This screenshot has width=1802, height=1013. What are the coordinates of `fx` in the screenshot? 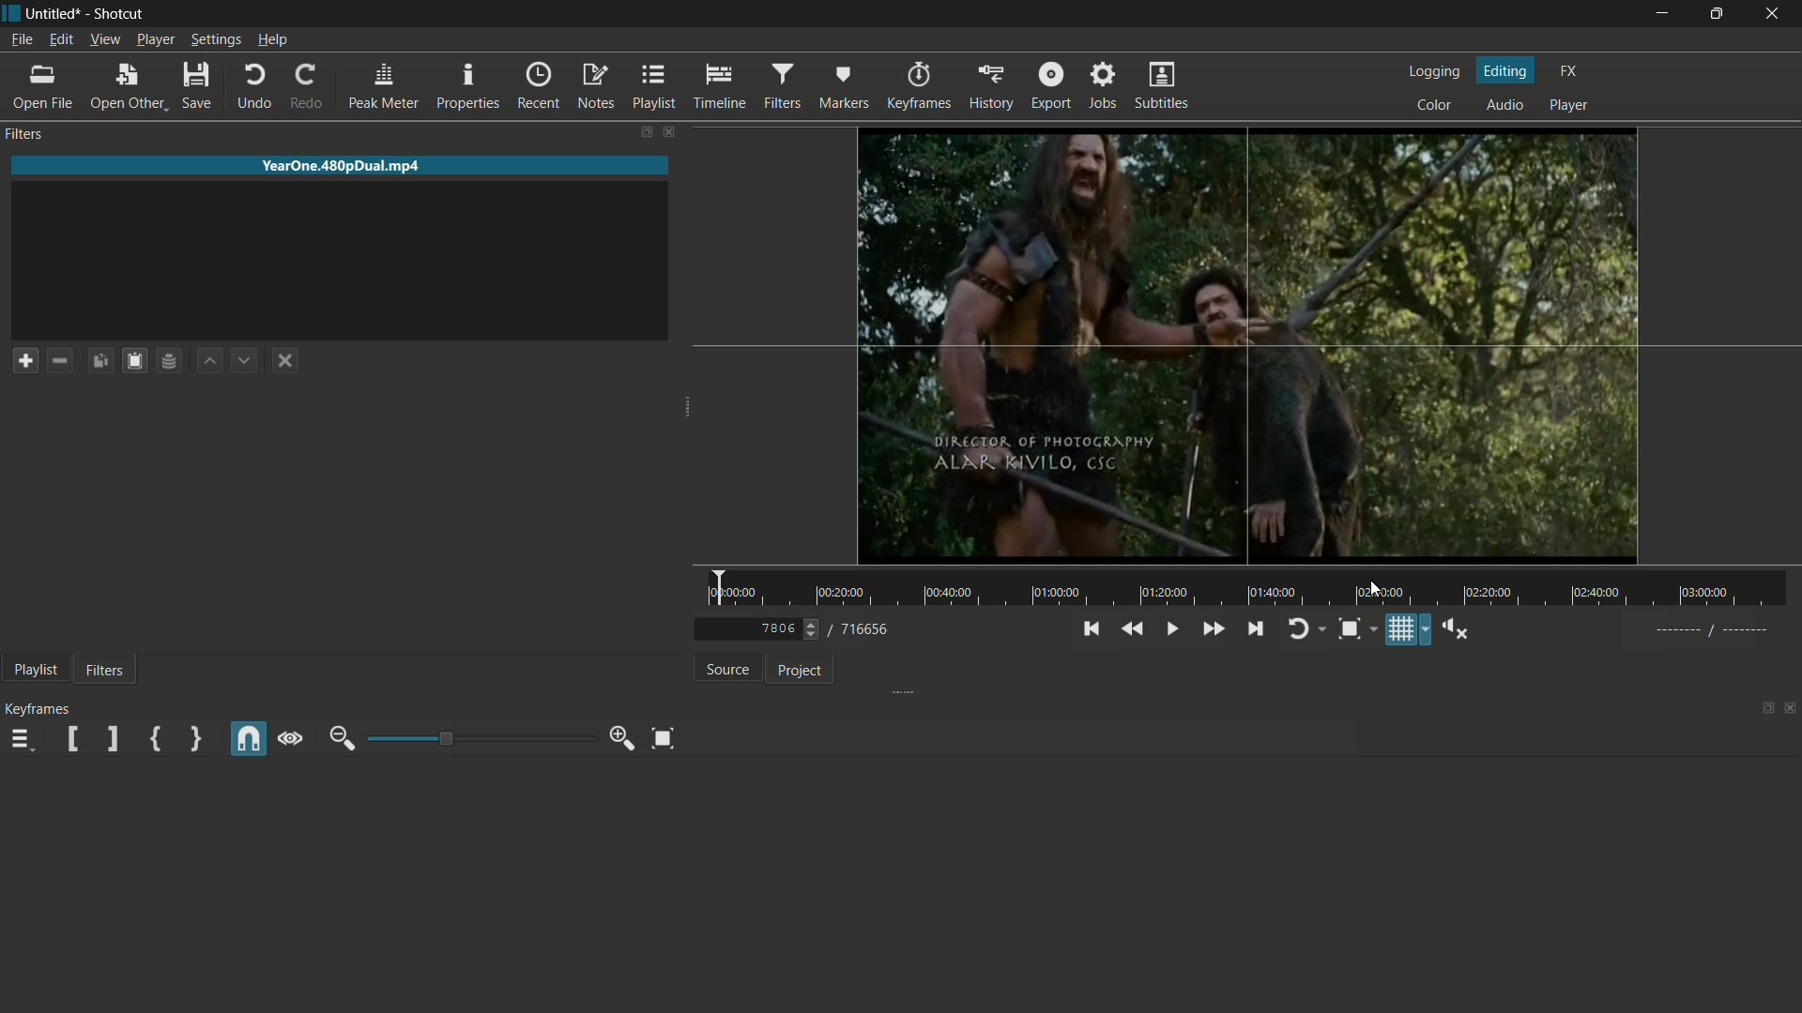 It's located at (1569, 73).